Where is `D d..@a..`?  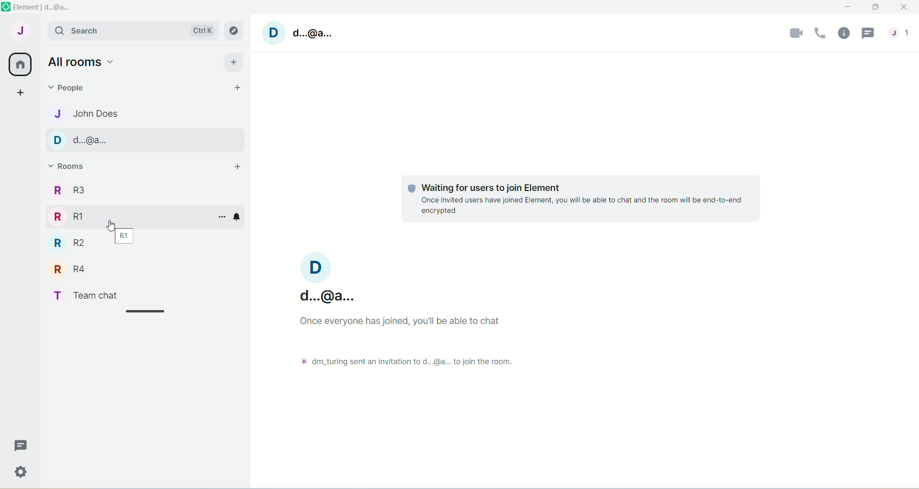
D d..@a.. is located at coordinates (79, 142).